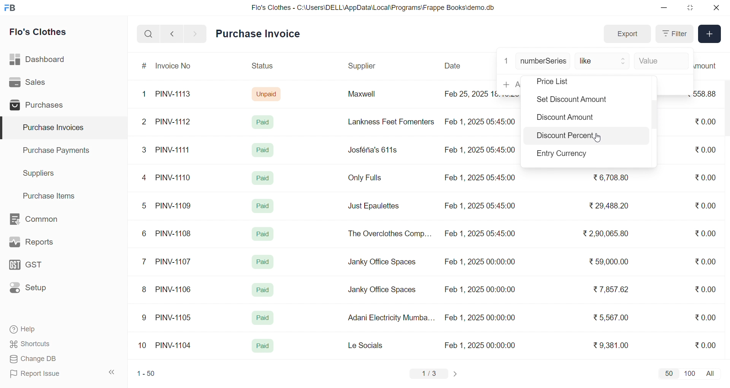  Describe the element at coordinates (611, 262) in the screenshot. I see `₹ 59,000.00` at that location.